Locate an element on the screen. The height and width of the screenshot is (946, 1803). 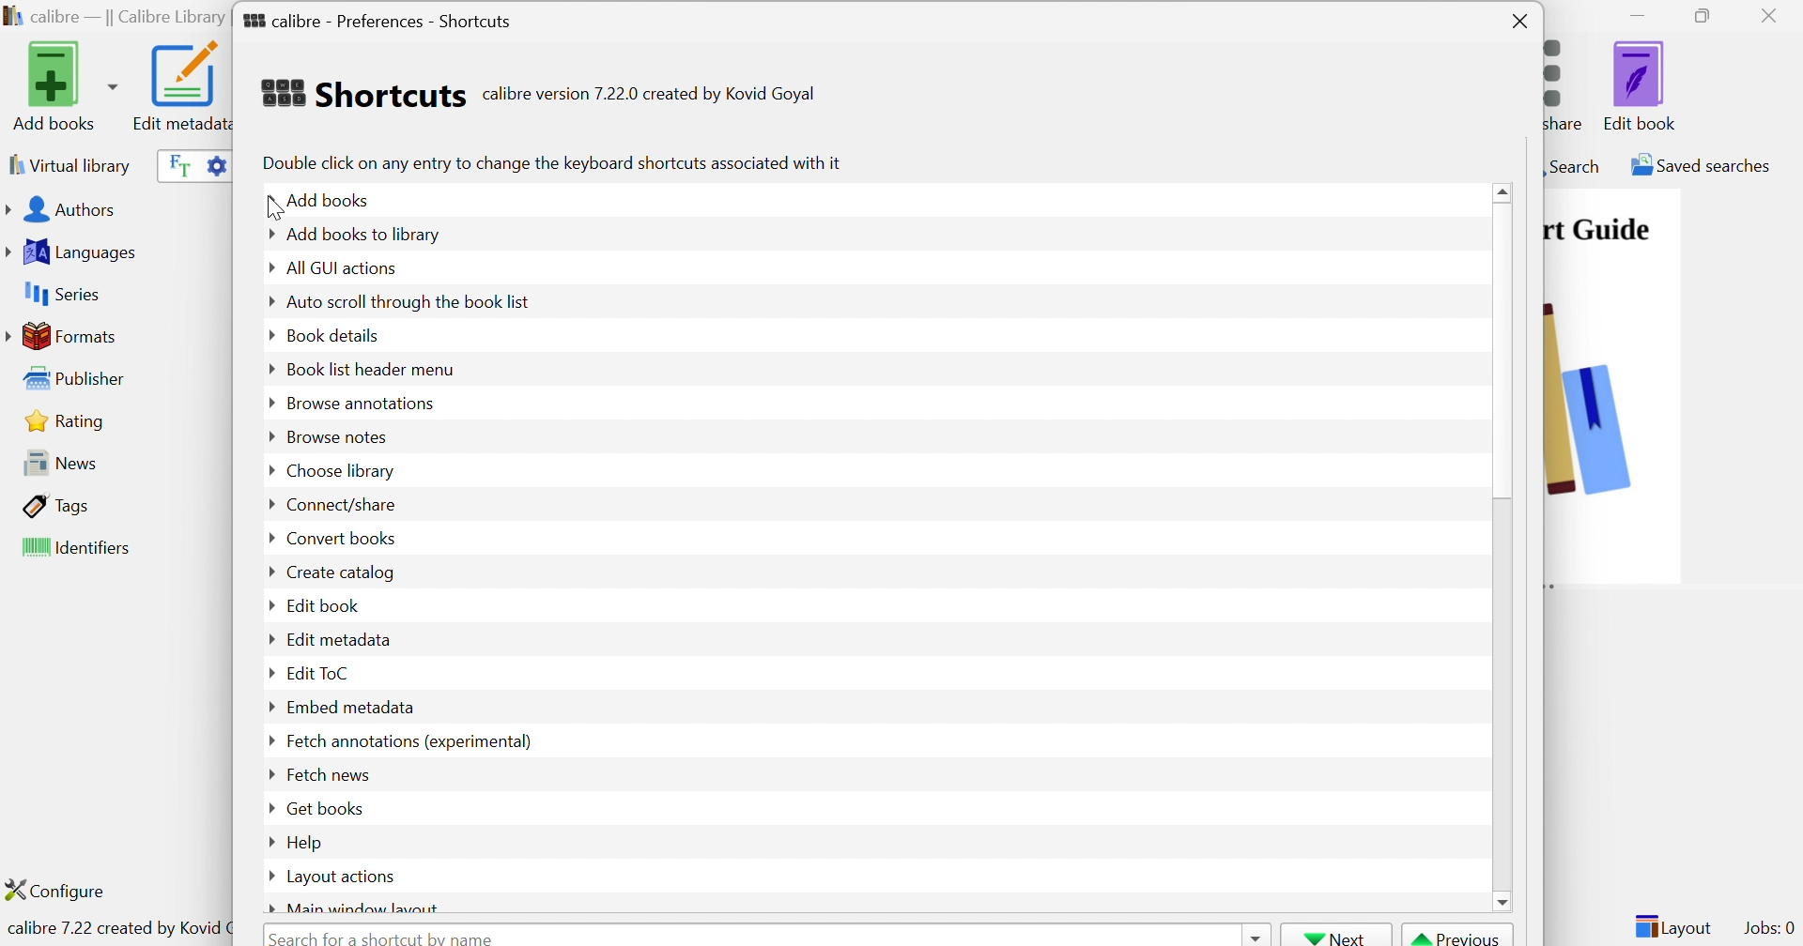
Search for a shortcut by name is located at coordinates (386, 936).